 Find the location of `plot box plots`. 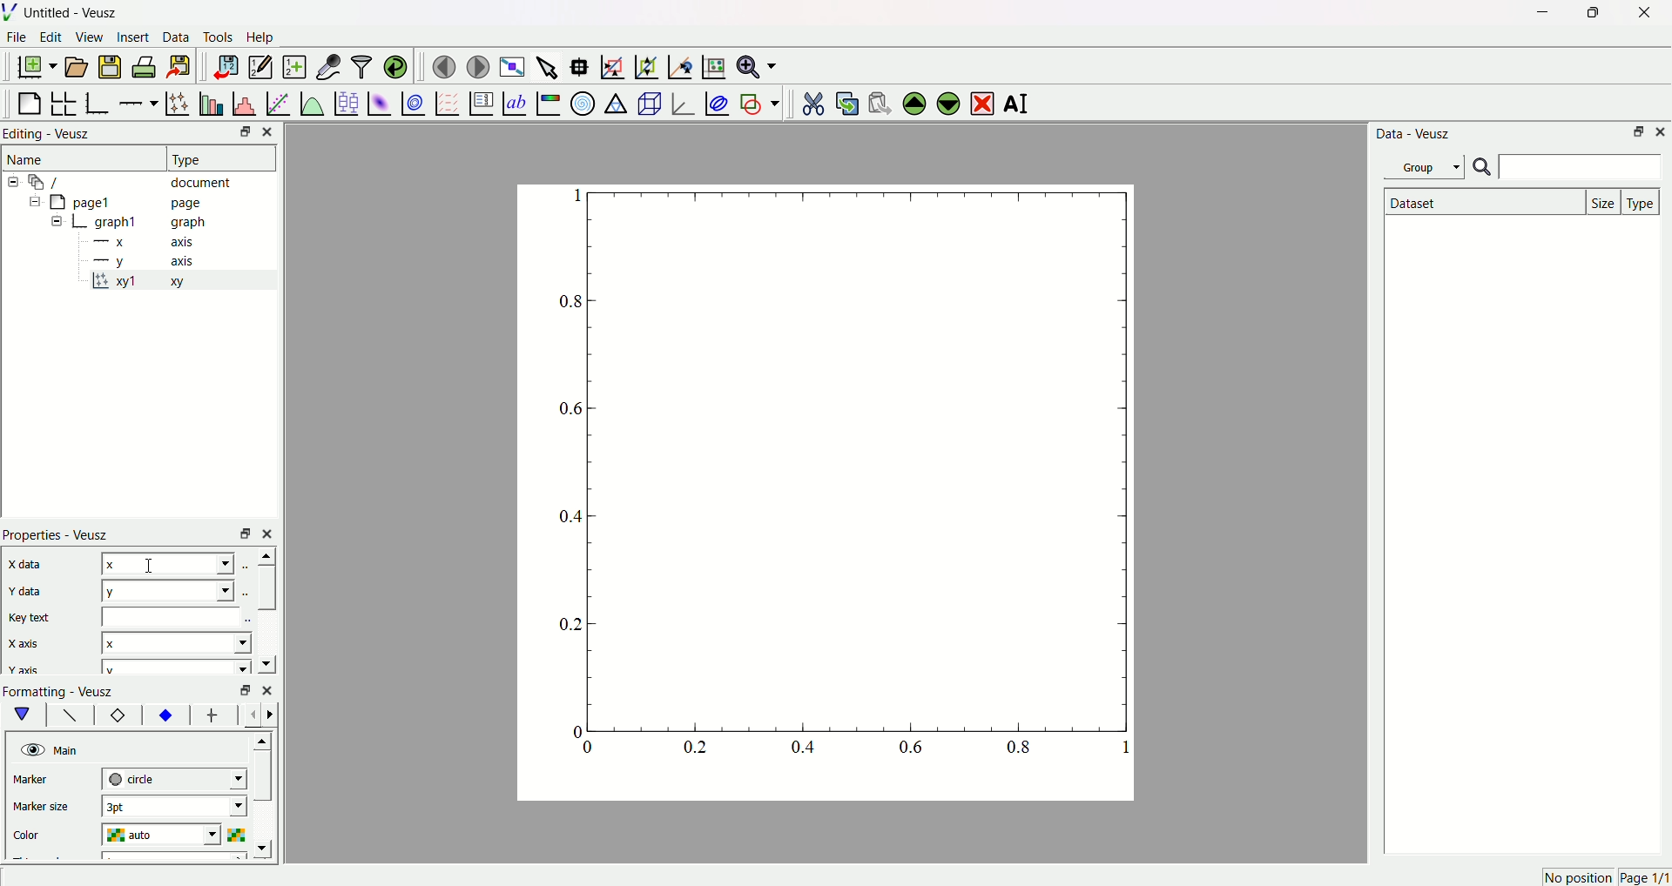

plot box plots is located at coordinates (346, 101).